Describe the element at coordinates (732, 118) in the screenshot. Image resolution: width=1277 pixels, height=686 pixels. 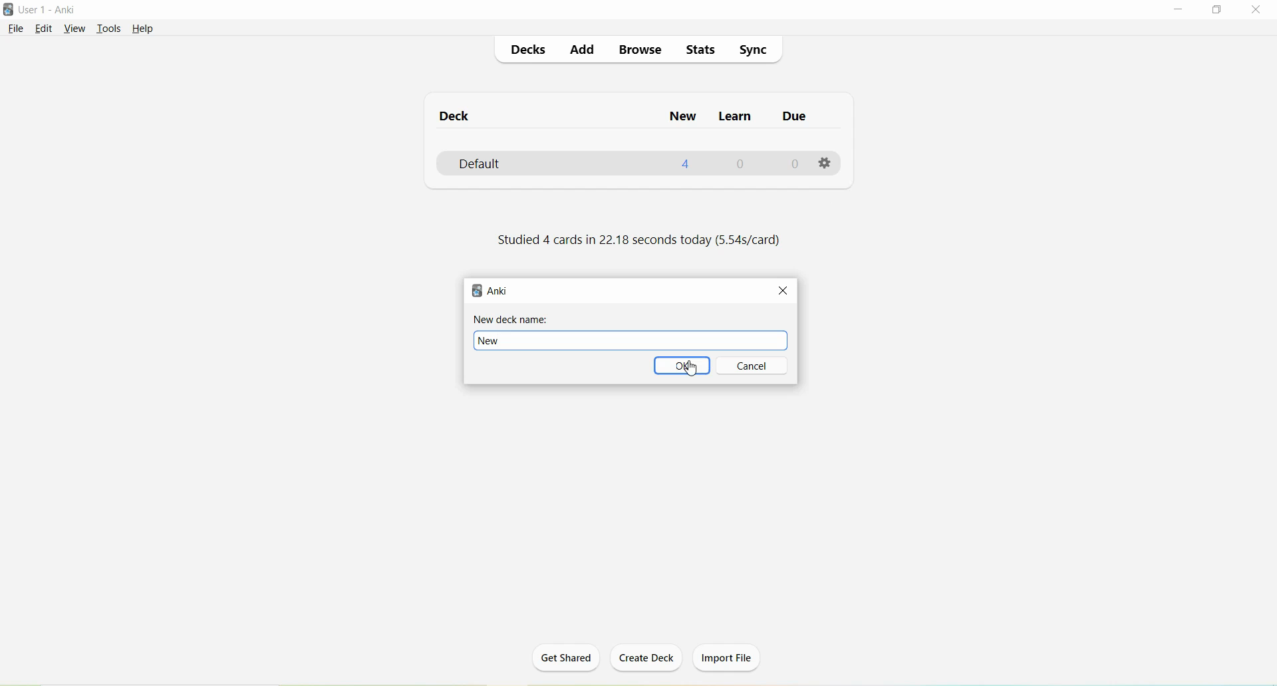
I see `Learn` at that location.